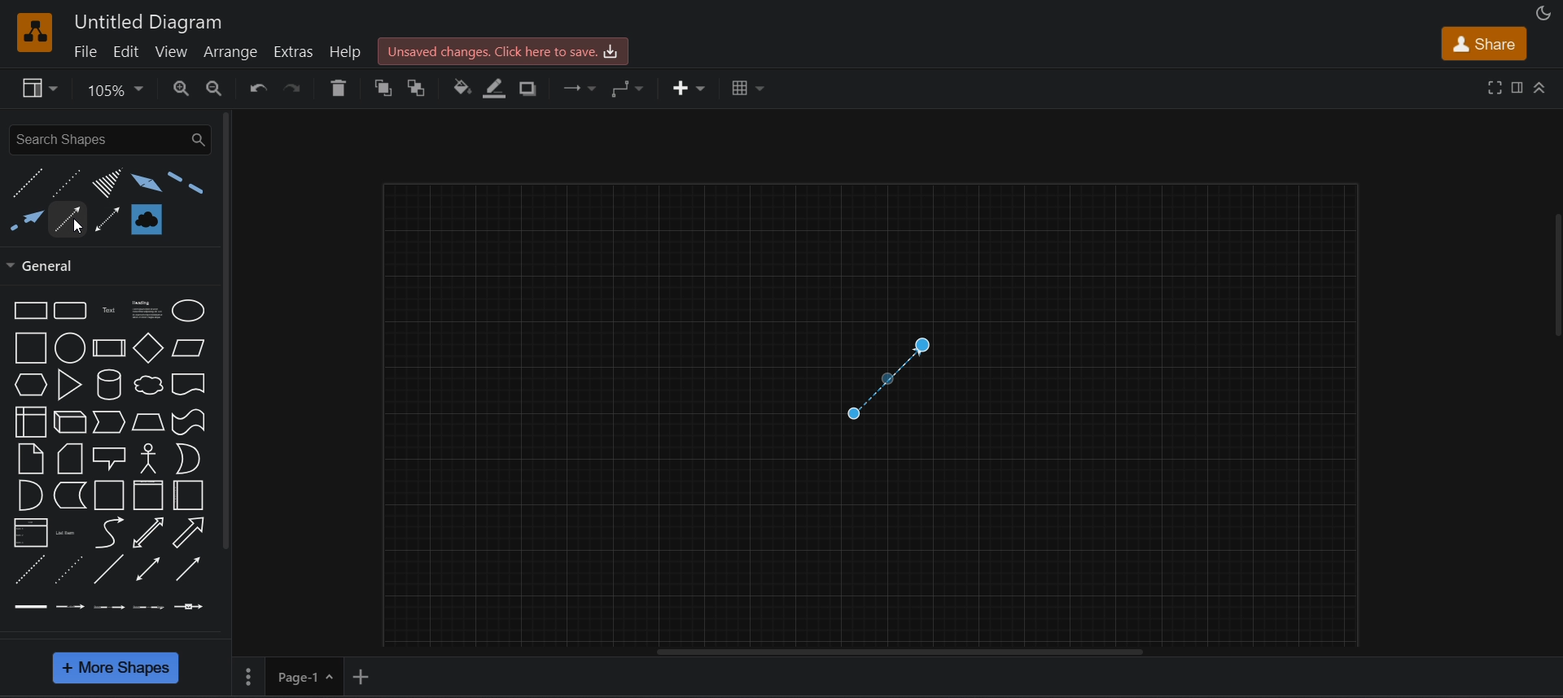  Describe the element at coordinates (462, 89) in the screenshot. I see `fill color` at that location.